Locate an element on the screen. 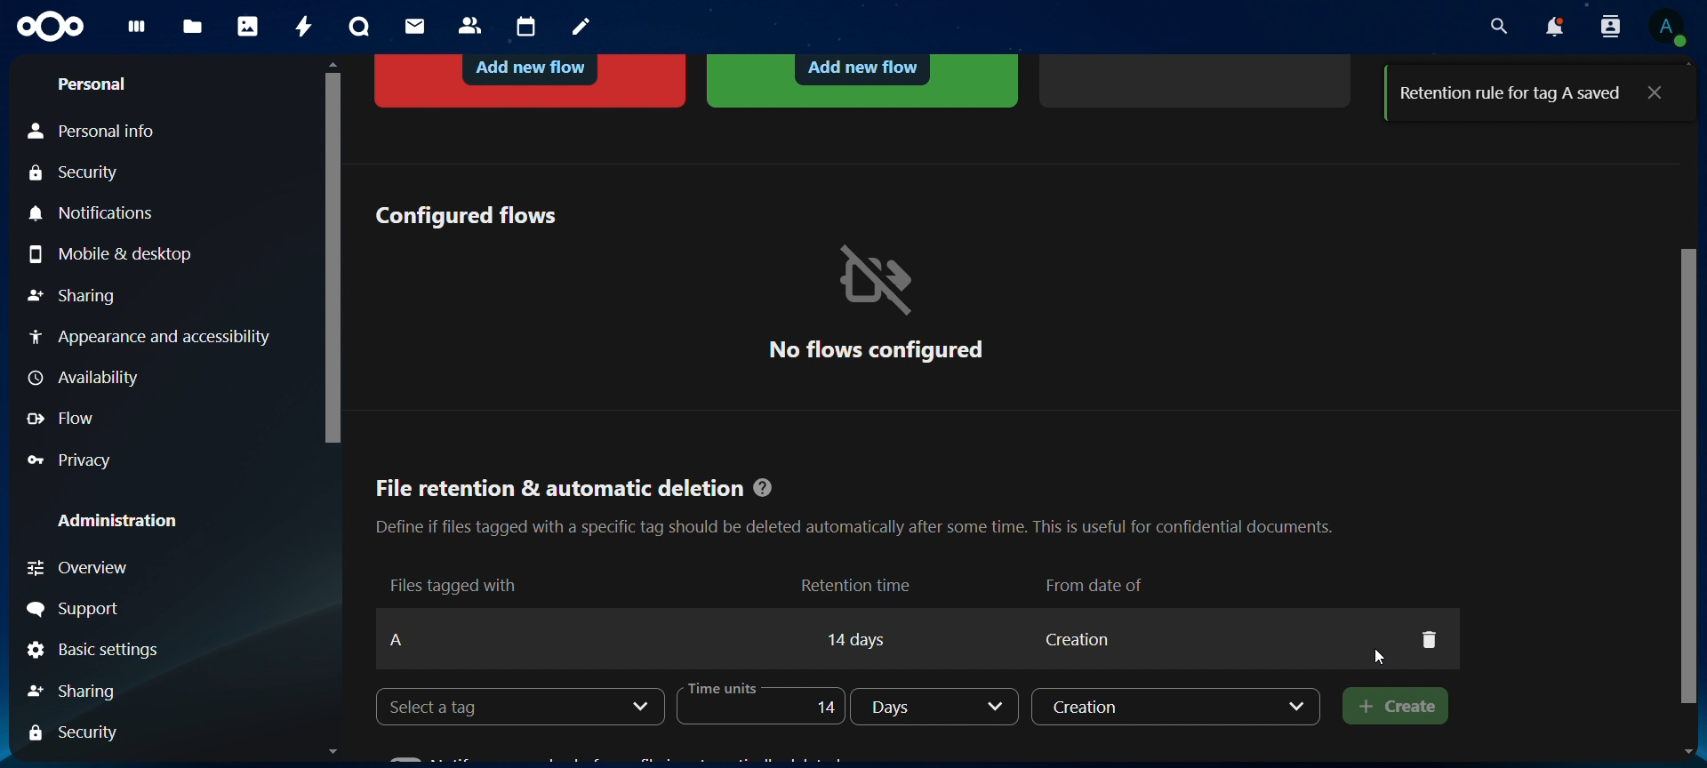 This screenshot has height=768, width=1707. create is located at coordinates (1390, 706).